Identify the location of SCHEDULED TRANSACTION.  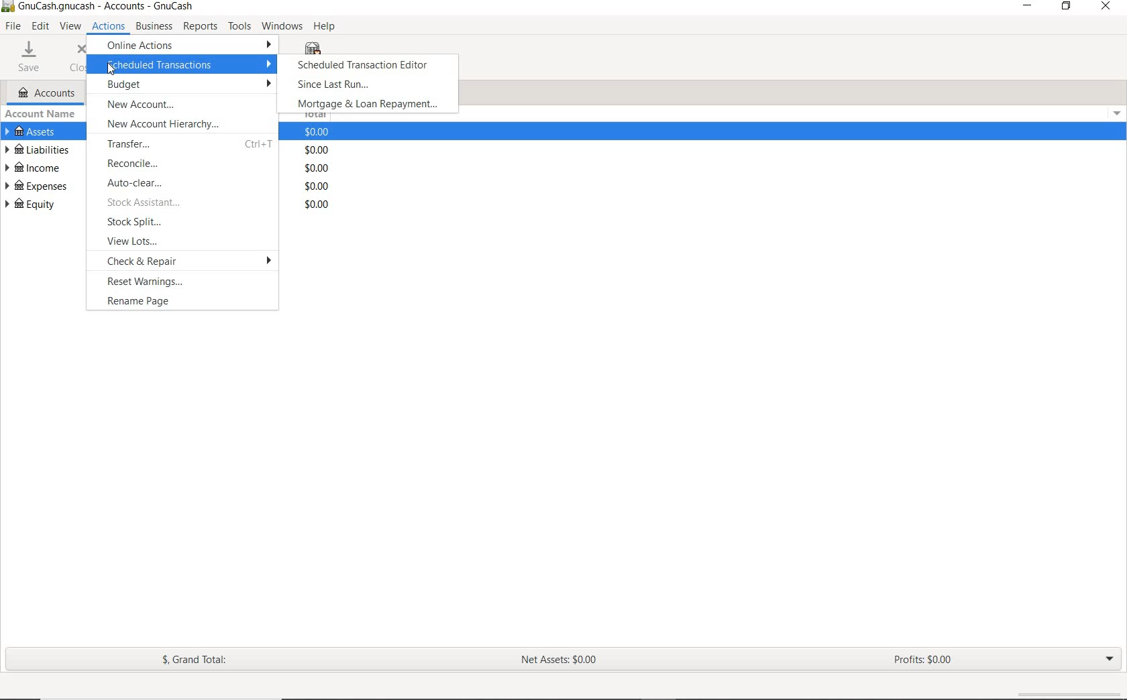
(189, 66).